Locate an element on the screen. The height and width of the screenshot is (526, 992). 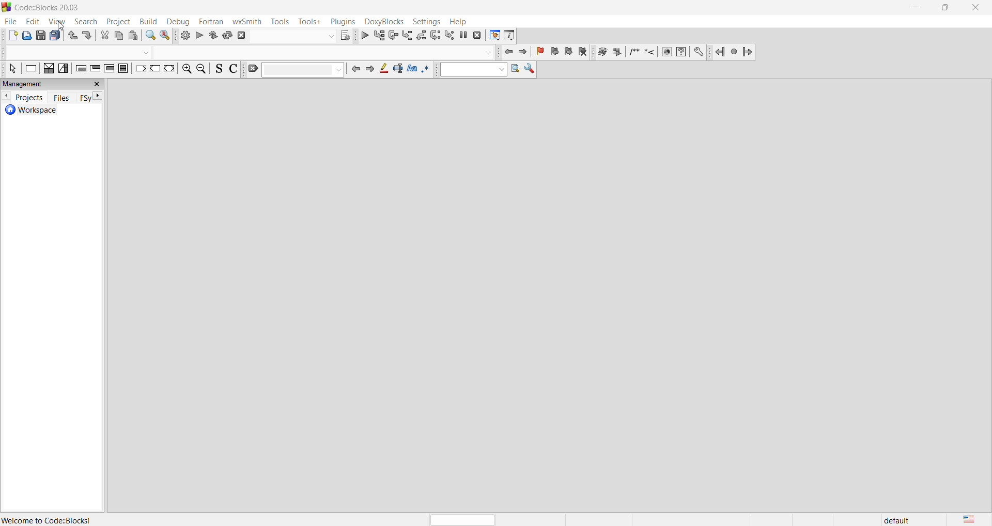
redo is located at coordinates (88, 35).